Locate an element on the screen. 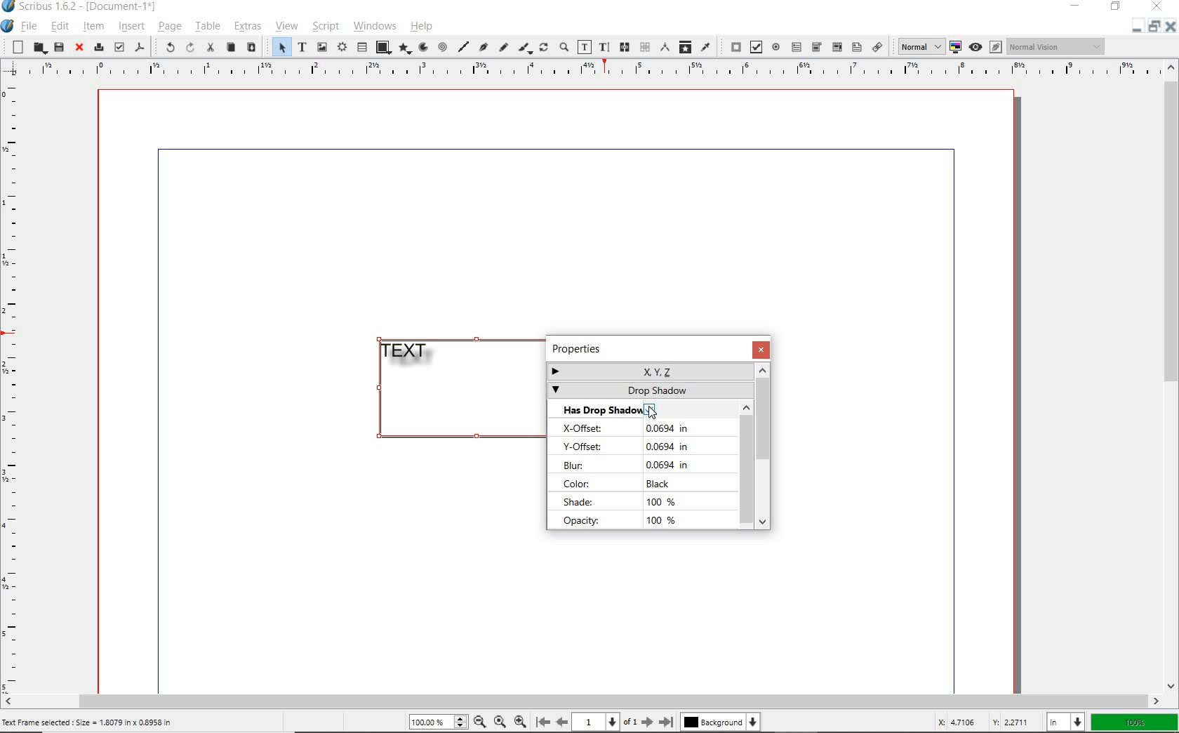 The height and width of the screenshot is (733, 1179). item is located at coordinates (95, 28).